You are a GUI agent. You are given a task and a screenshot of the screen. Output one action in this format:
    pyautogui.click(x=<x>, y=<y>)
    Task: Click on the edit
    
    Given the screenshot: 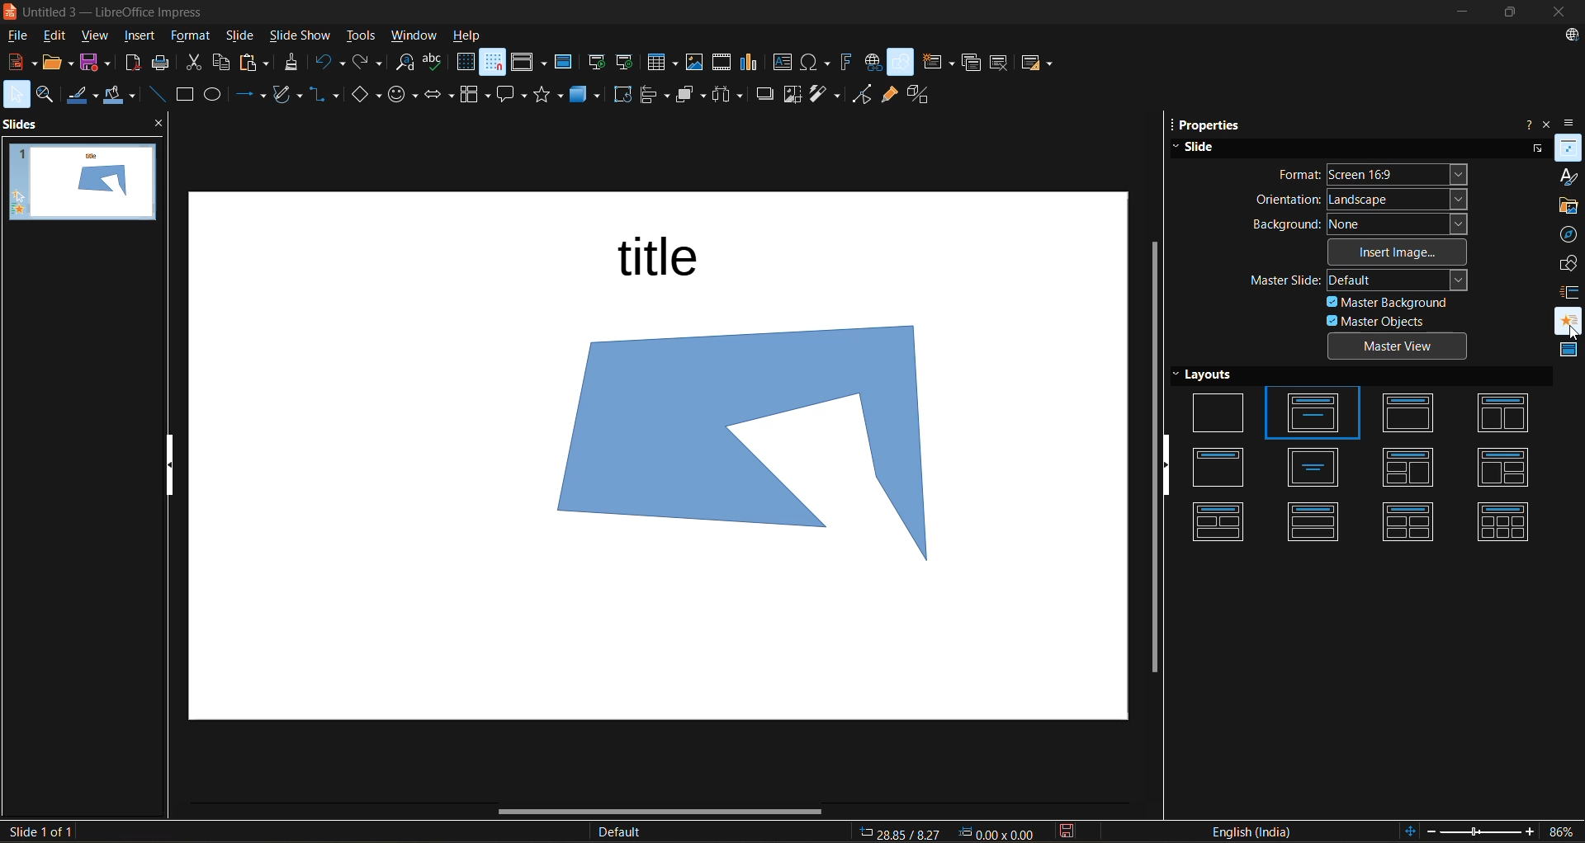 What is the action you would take?
    pyautogui.click(x=60, y=36)
    